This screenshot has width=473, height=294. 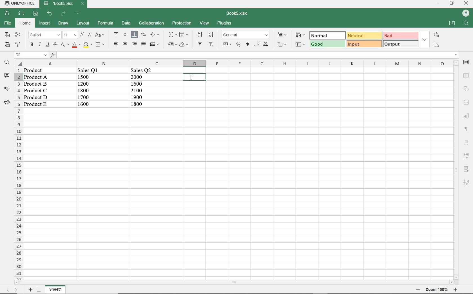 I want to click on bold, so click(x=32, y=45).